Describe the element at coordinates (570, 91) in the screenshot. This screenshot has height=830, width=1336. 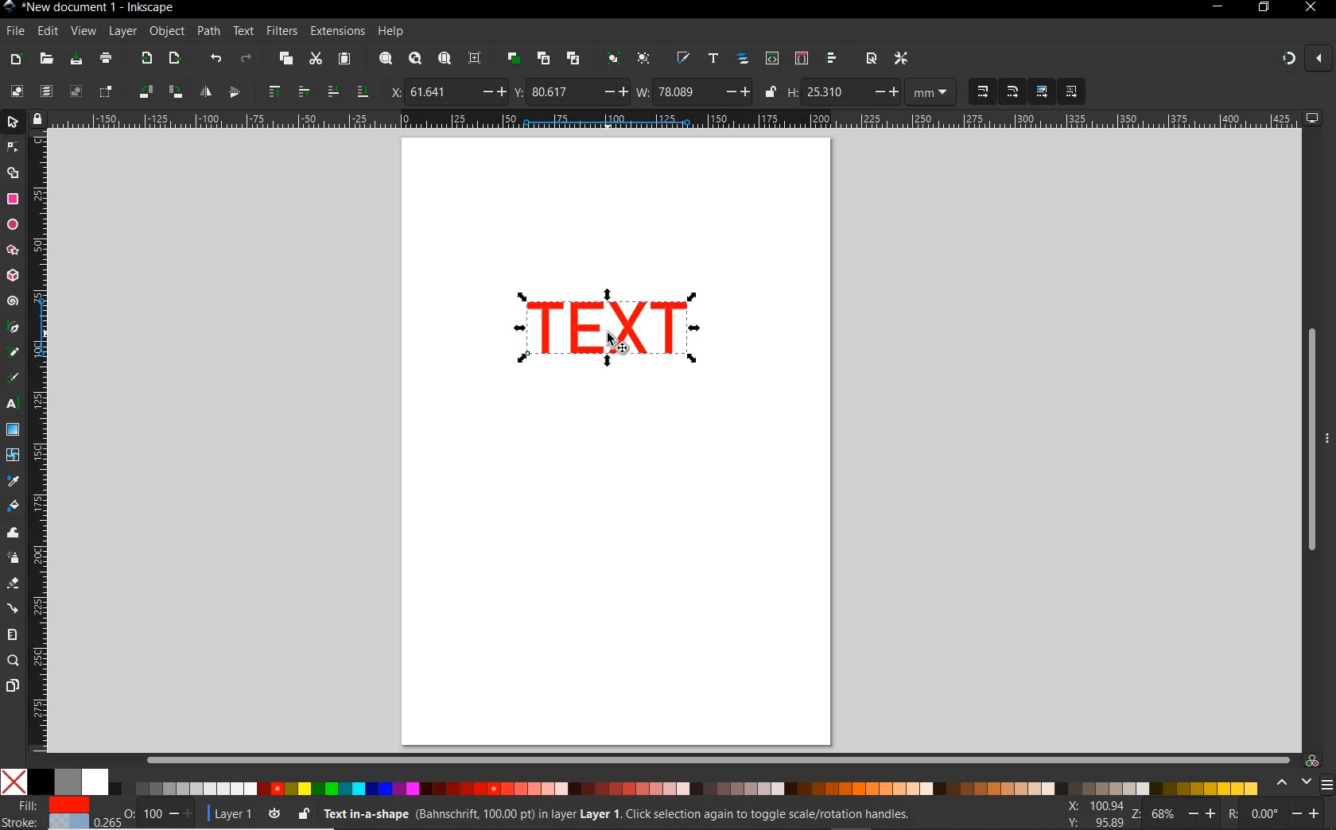
I see `vertical coordinate of selection` at that location.